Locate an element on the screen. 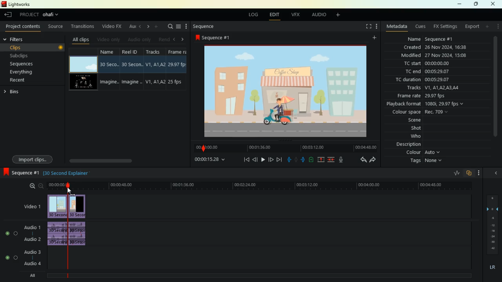 The height and width of the screenshot is (282, 502). tc duration is located at coordinates (409, 79).